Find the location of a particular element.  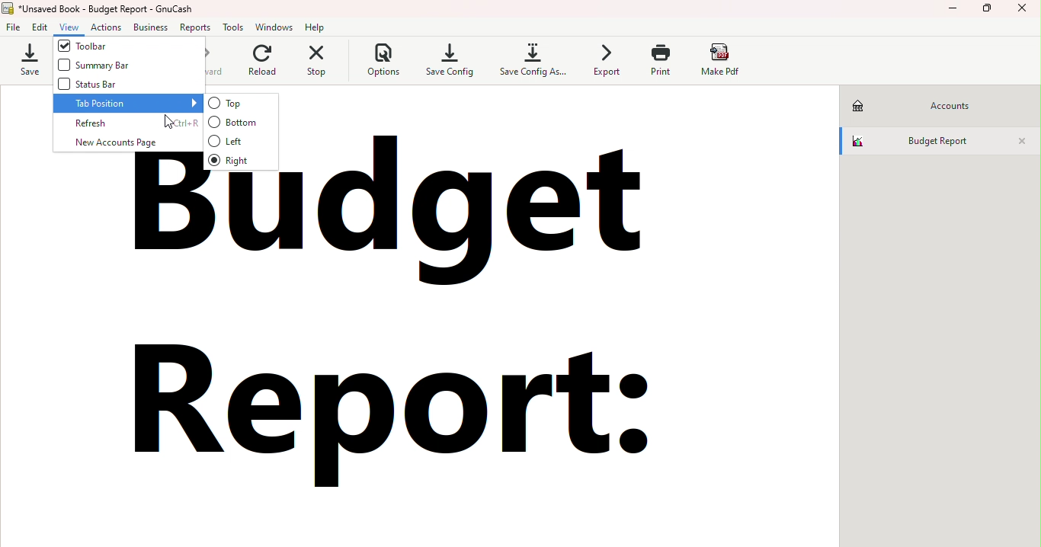

Windows is located at coordinates (272, 27).